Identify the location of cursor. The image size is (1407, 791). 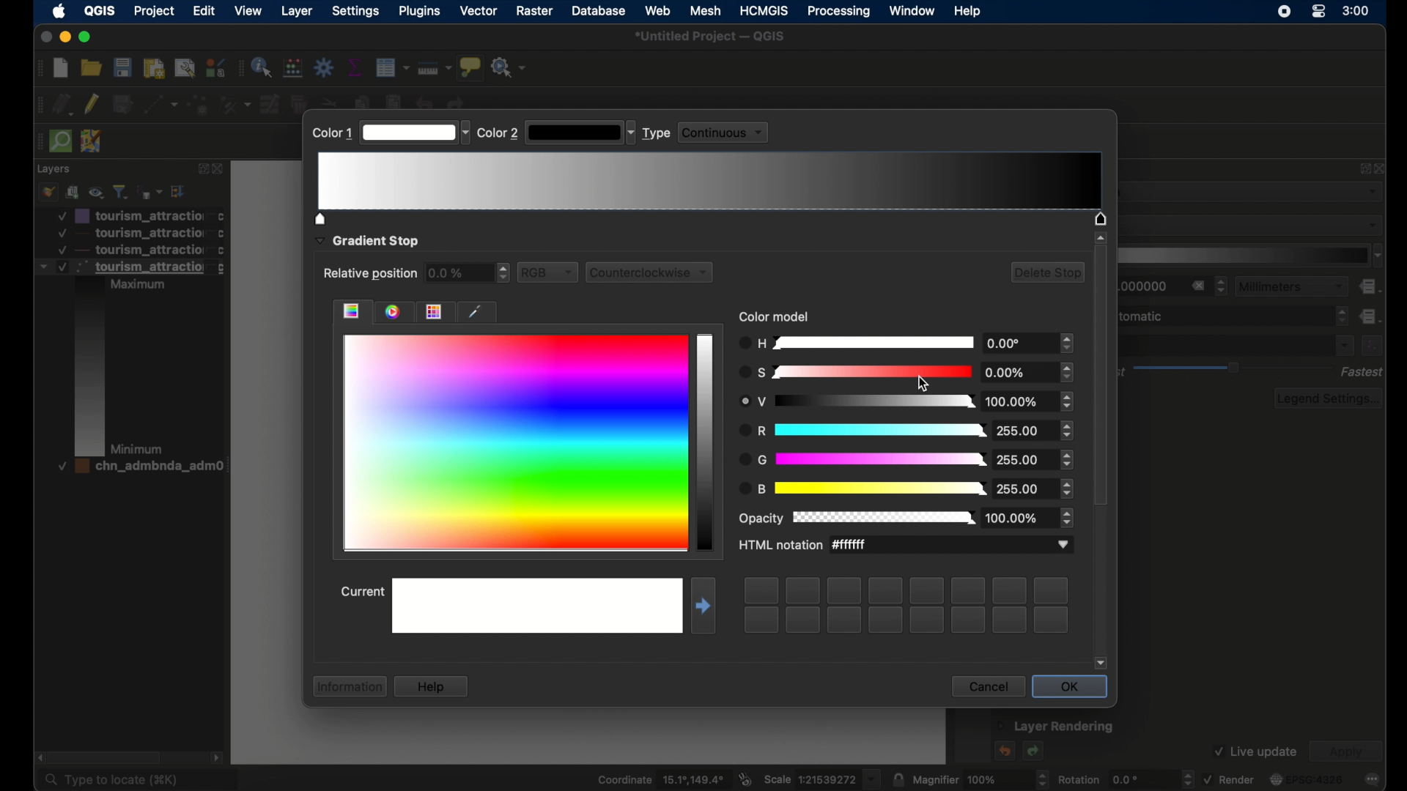
(918, 382).